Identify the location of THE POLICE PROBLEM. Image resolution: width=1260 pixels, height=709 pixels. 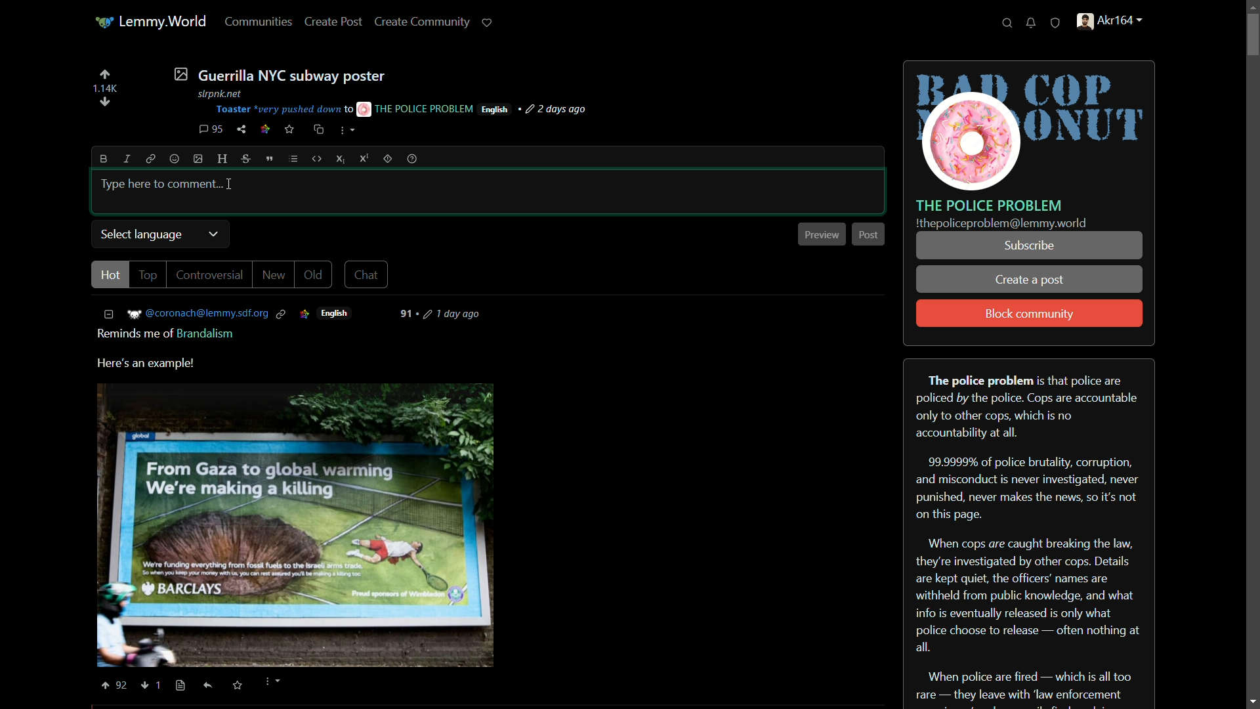
(416, 108).